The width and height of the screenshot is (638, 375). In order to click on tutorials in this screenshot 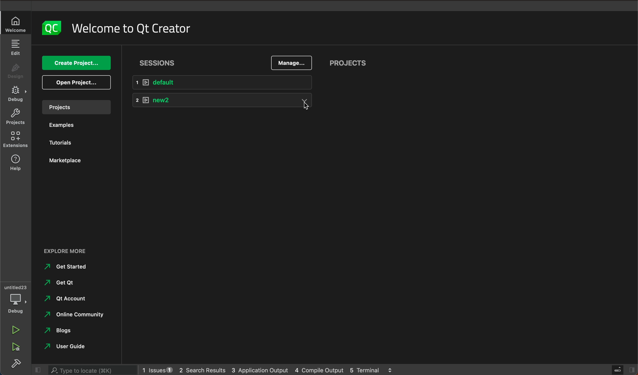, I will do `click(59, 140)`.